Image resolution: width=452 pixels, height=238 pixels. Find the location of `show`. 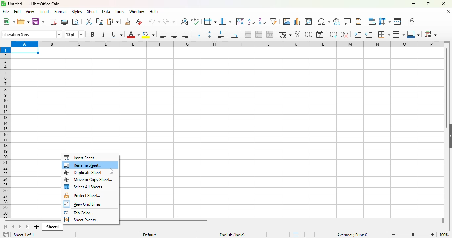

show is located at coordinates (449, 136).